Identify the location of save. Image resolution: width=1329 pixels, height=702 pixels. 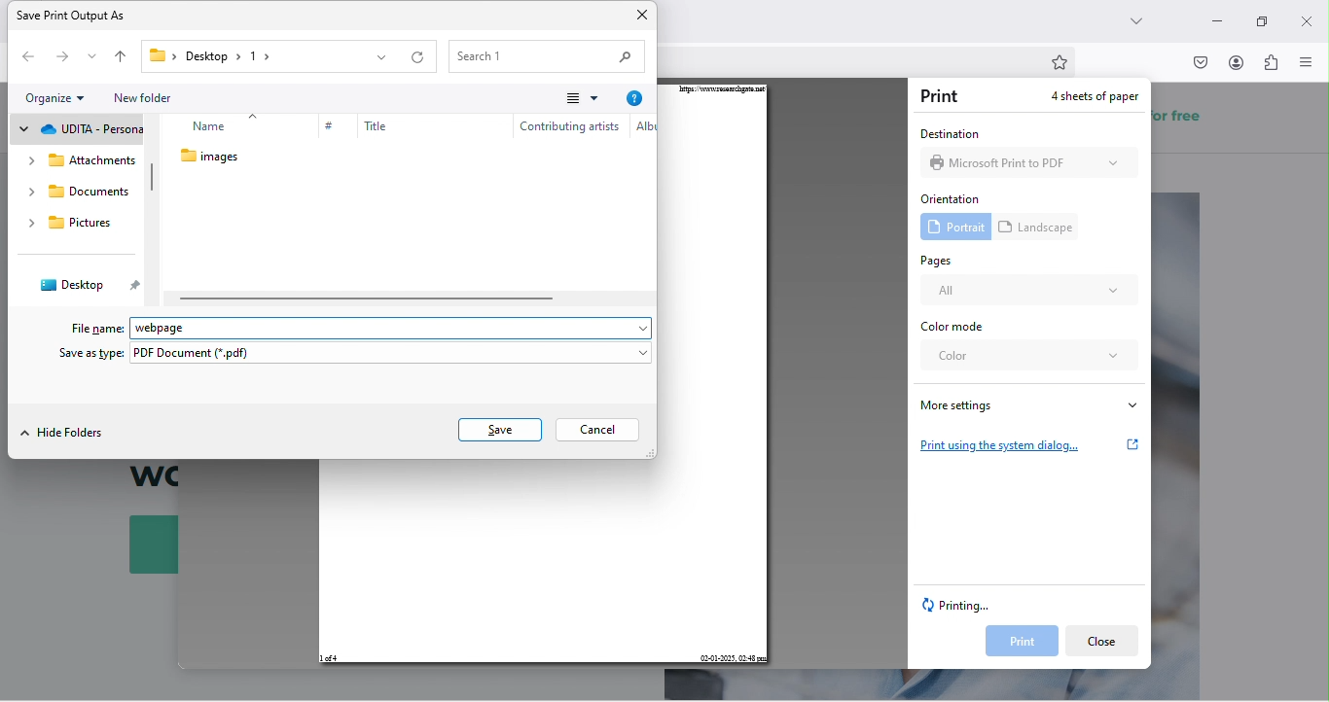
(499, 428).